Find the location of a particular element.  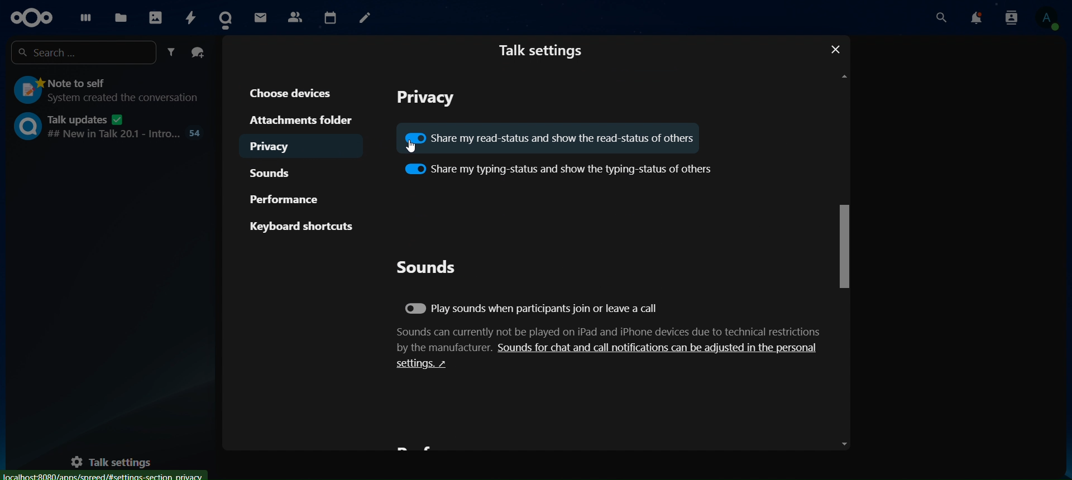

icon is located at coordinates (30, 17).